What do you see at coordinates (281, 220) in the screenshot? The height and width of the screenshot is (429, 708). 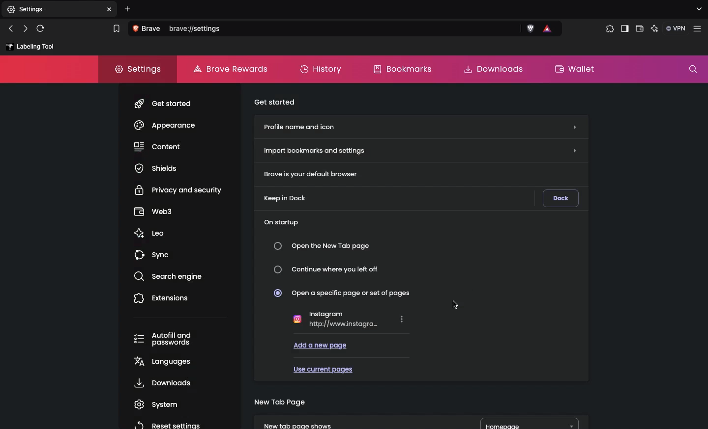 I see `On start up` at bounding box center [281, 220].